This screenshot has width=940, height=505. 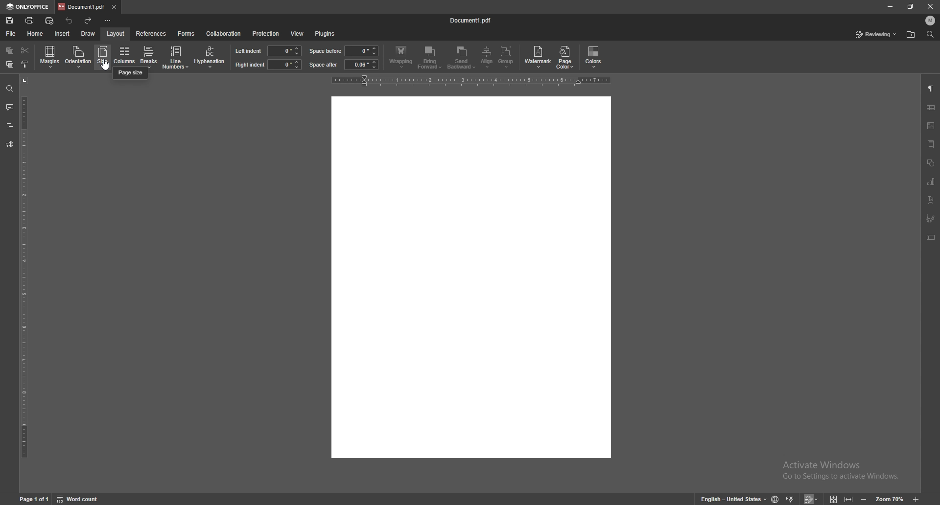 I want to click on plugins, so click(x=325, y=34).